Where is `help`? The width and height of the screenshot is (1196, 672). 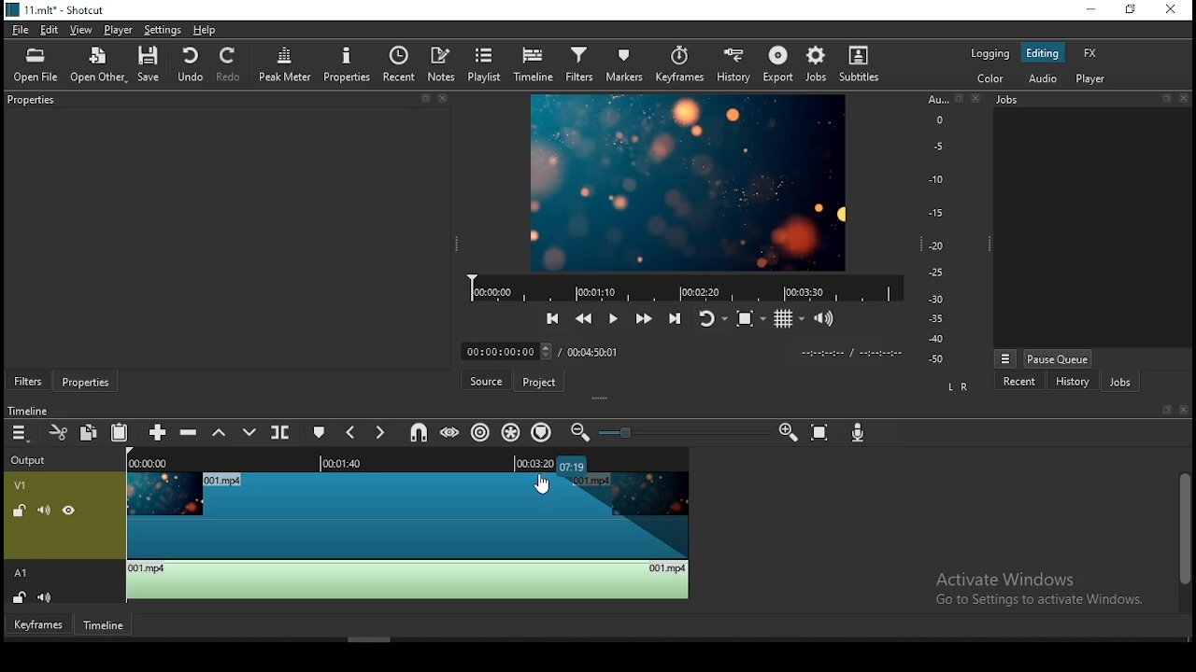 help is located at coordinates (208, 30).